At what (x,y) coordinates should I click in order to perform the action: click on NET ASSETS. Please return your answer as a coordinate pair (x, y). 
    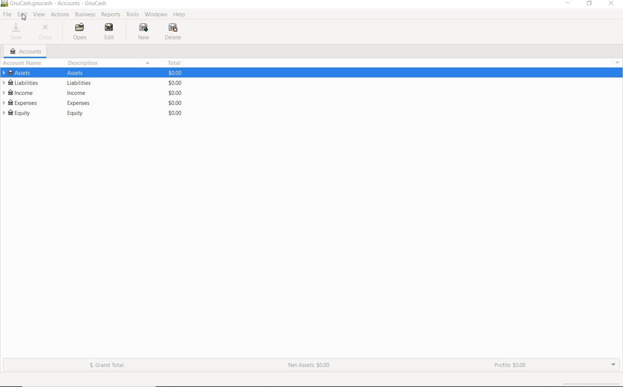
    Looking at the image, I should click on (309, 365).